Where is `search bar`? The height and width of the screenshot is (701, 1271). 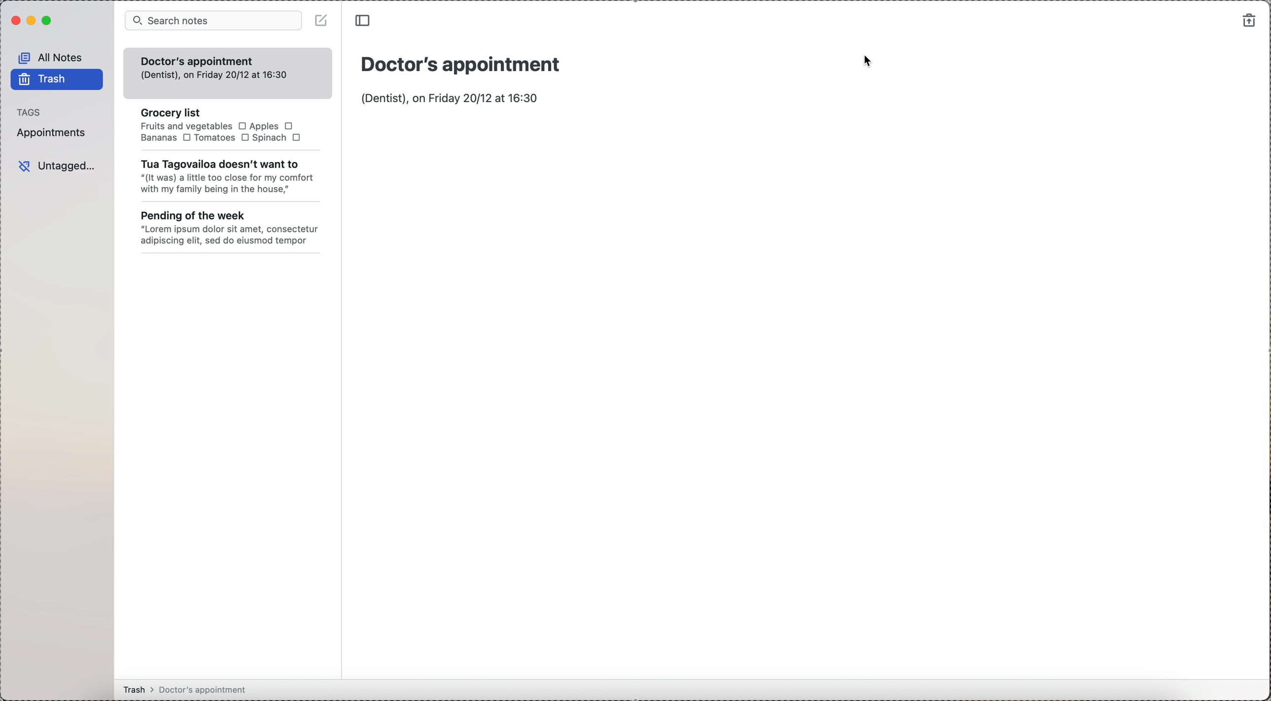
search bar is located at coordinates (211, 21).